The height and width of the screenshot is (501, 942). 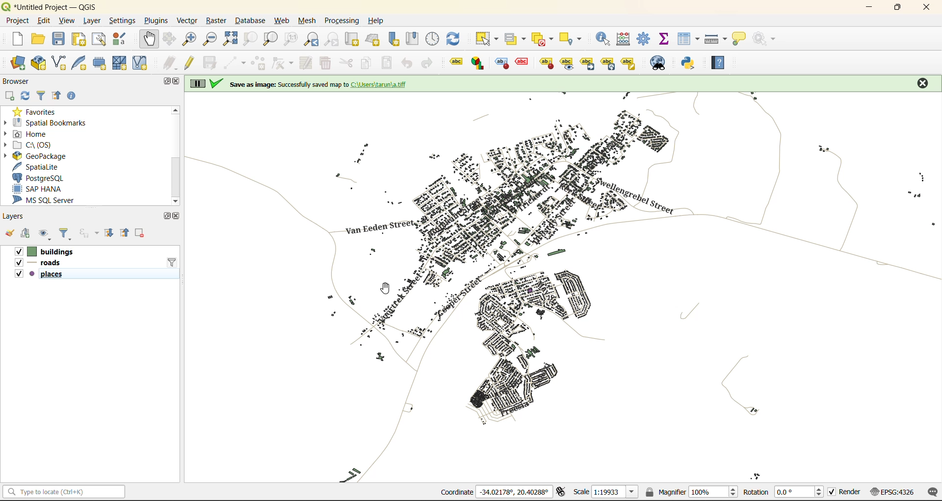 What do you see at coordinates (499, 63) in the screenshot?
I see ` toggle display` at bounding box center [499, 63].